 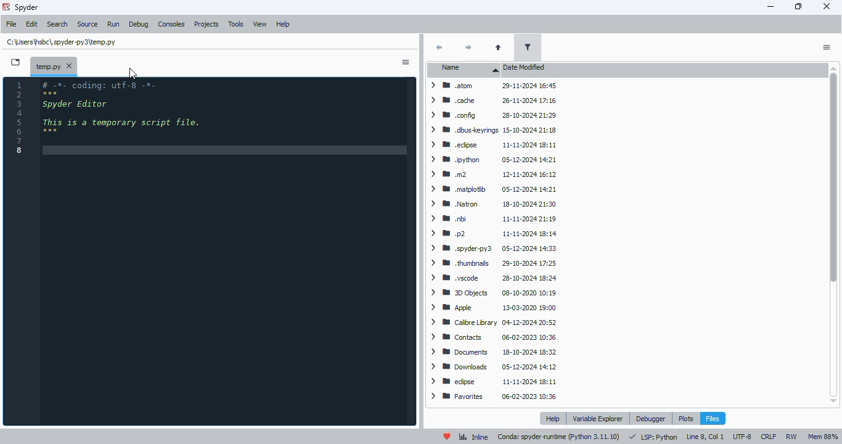 What do you see at coordinates (88, 24) in the screenshot?
I see `source` at bounding box center [88, 24].